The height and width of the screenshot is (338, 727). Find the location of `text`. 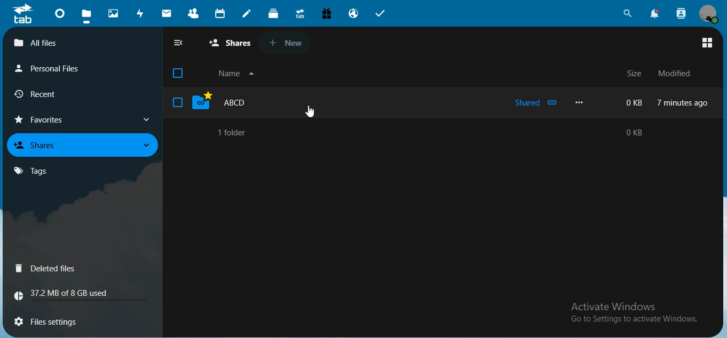

text is located at coordinates (67, 295).